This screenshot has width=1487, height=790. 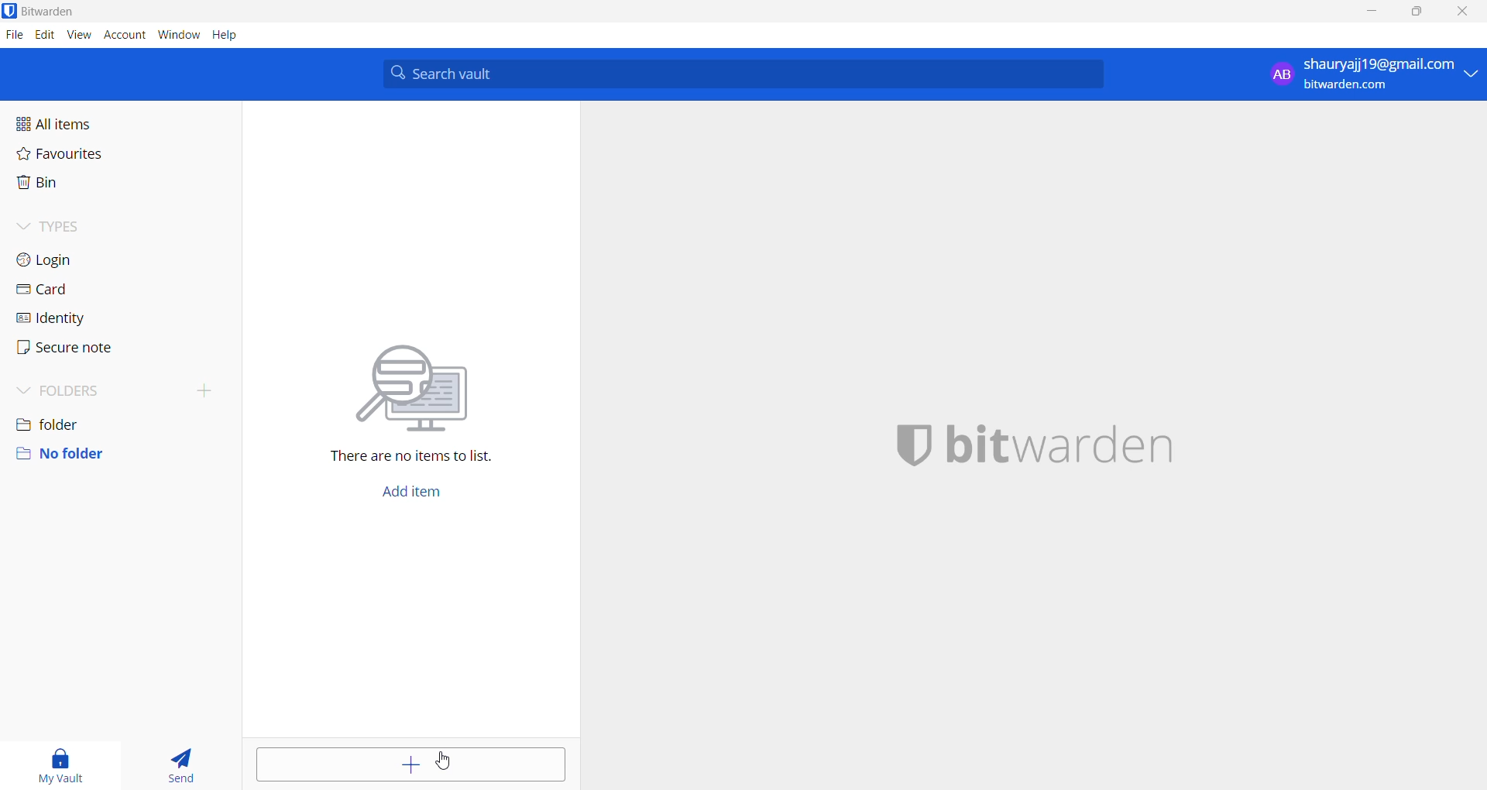 I want to click on secure note, so click(x=78, y=349).